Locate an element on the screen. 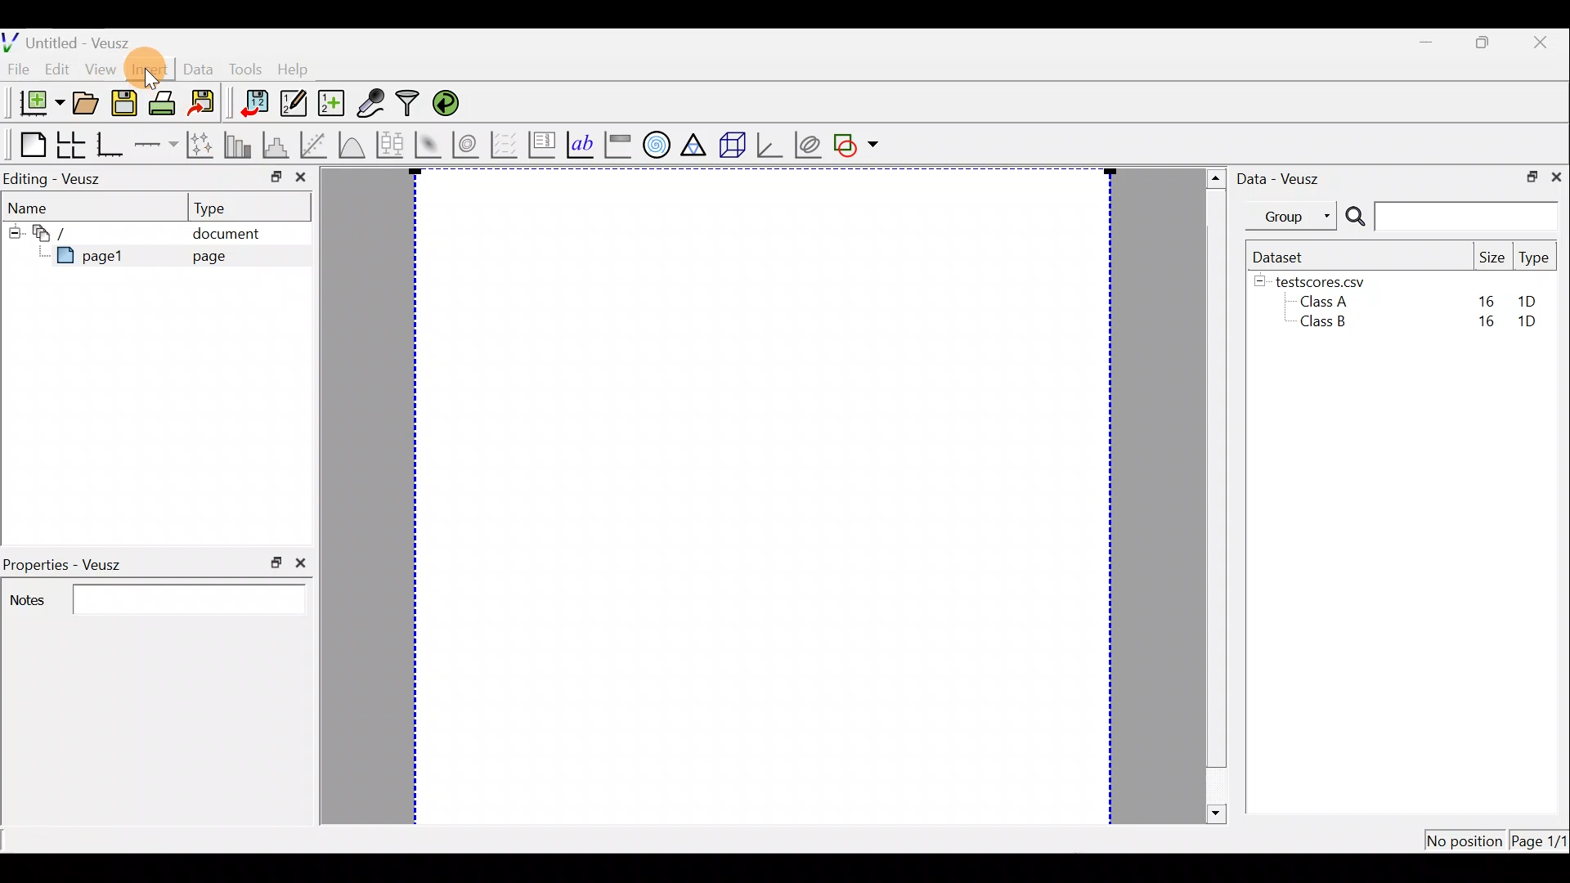 The image size is (1570, 883). Plot a function is located at coordinates (352, 143).